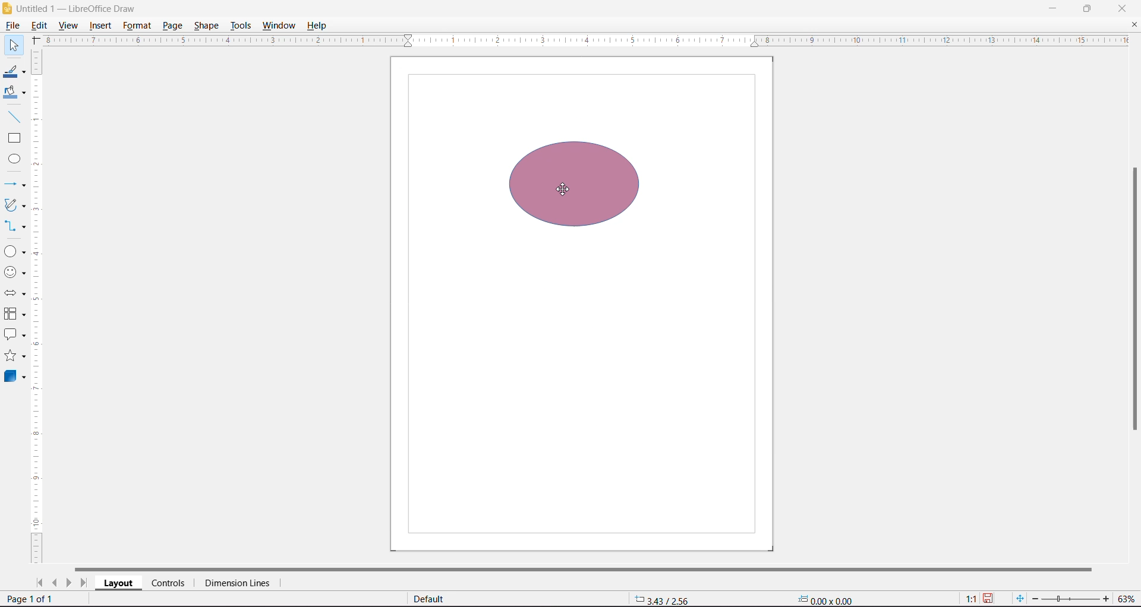 The width and height of the screenshot is (1141, 607). What do you see at coordinates (15, 293) in the screenshot?
I see `Block Arrows` at bounding box center [15, 293].